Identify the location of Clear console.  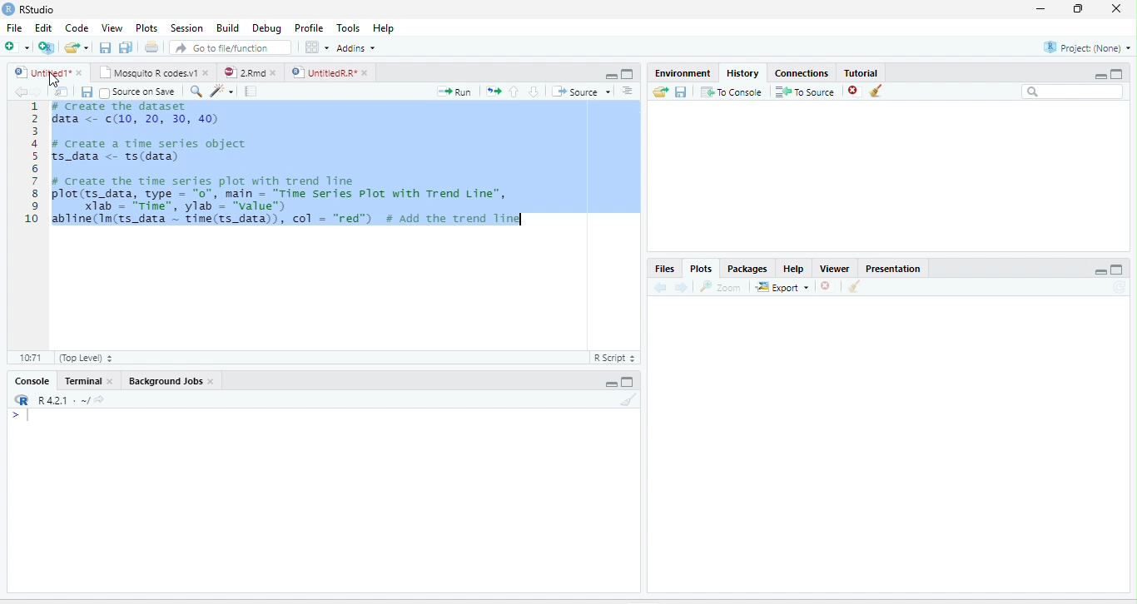
(629, 399).